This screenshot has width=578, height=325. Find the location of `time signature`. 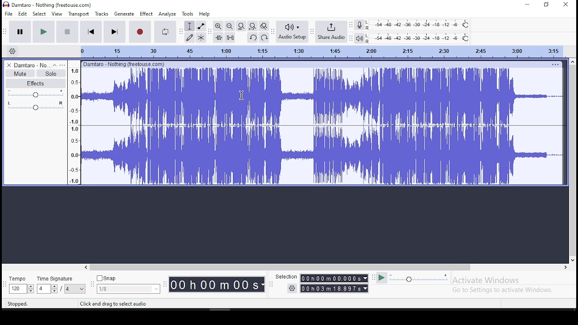

time signature is located at coordinates (61, 283).